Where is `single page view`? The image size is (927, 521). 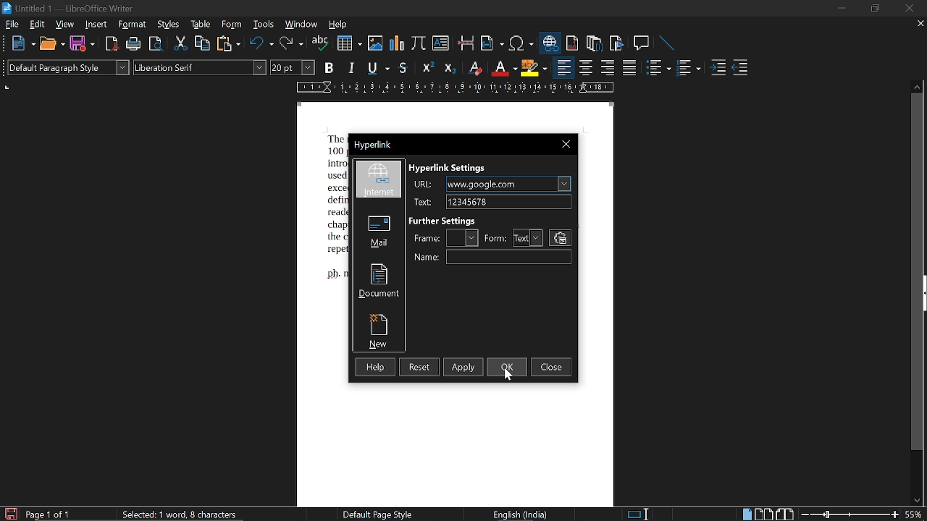
single page view is located at coordinates (746, 514).